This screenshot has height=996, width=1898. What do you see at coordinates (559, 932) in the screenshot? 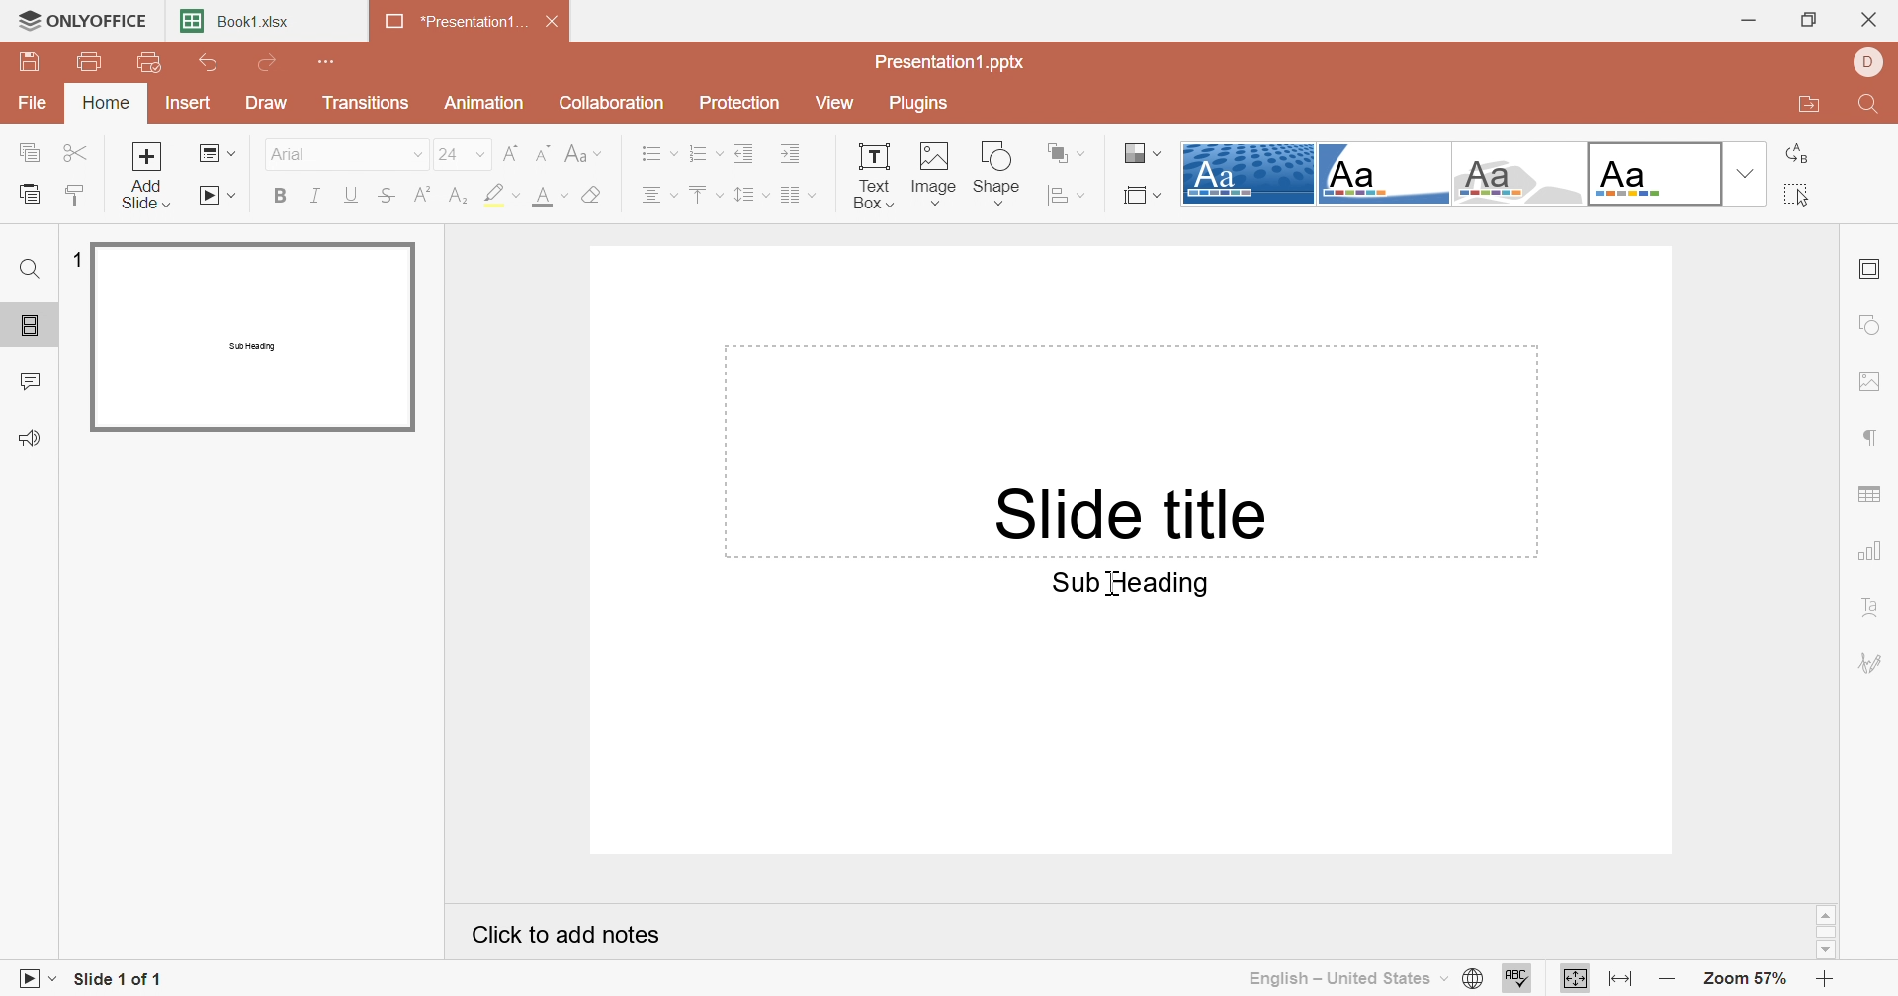
I see `Click to add notes` at bounding box center [559, 932].